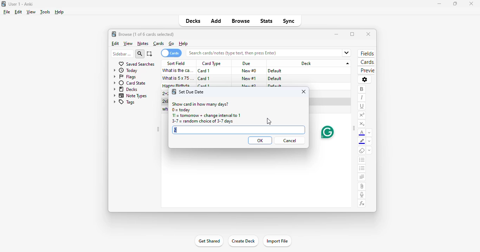 This screenshot has width=480, height=252. I want to click on unordered list, so click(362, 160).